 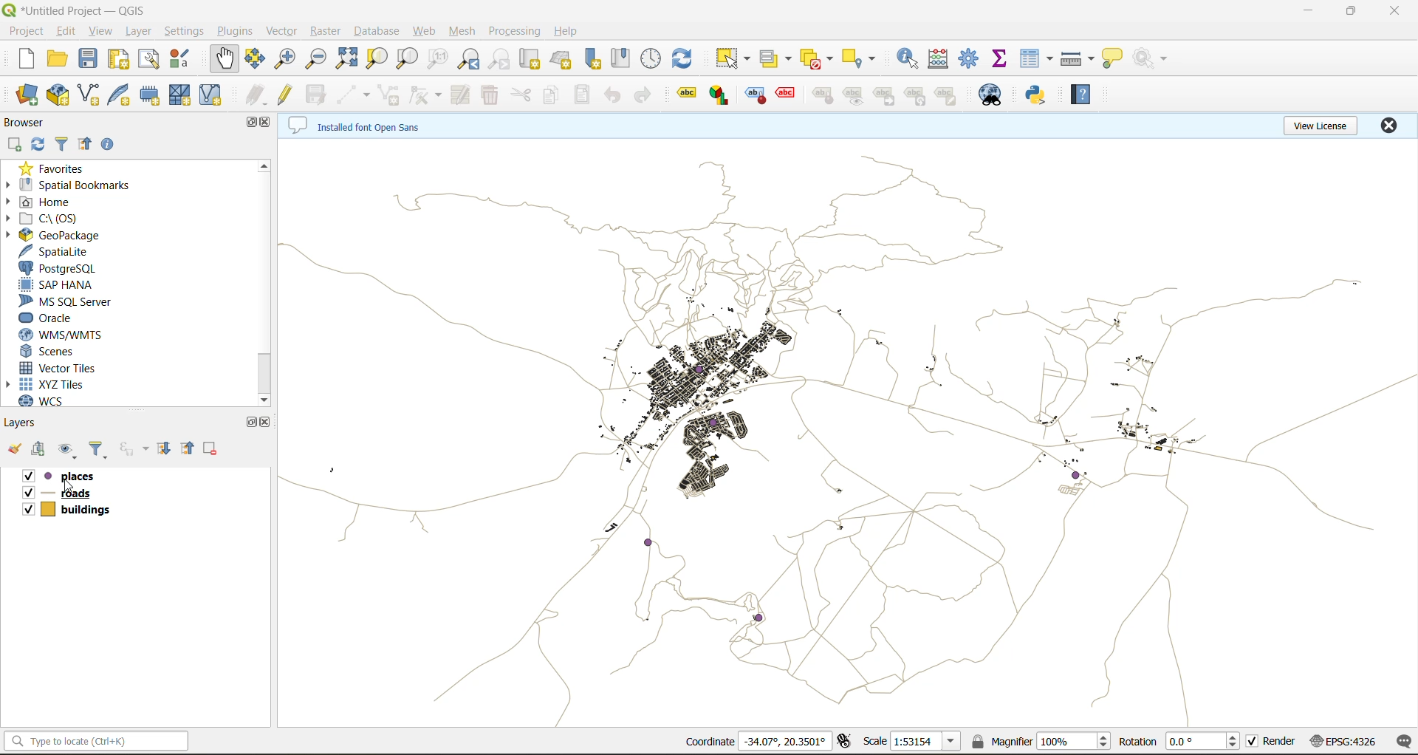 I want to click on help, so click(x=1086, y=95).